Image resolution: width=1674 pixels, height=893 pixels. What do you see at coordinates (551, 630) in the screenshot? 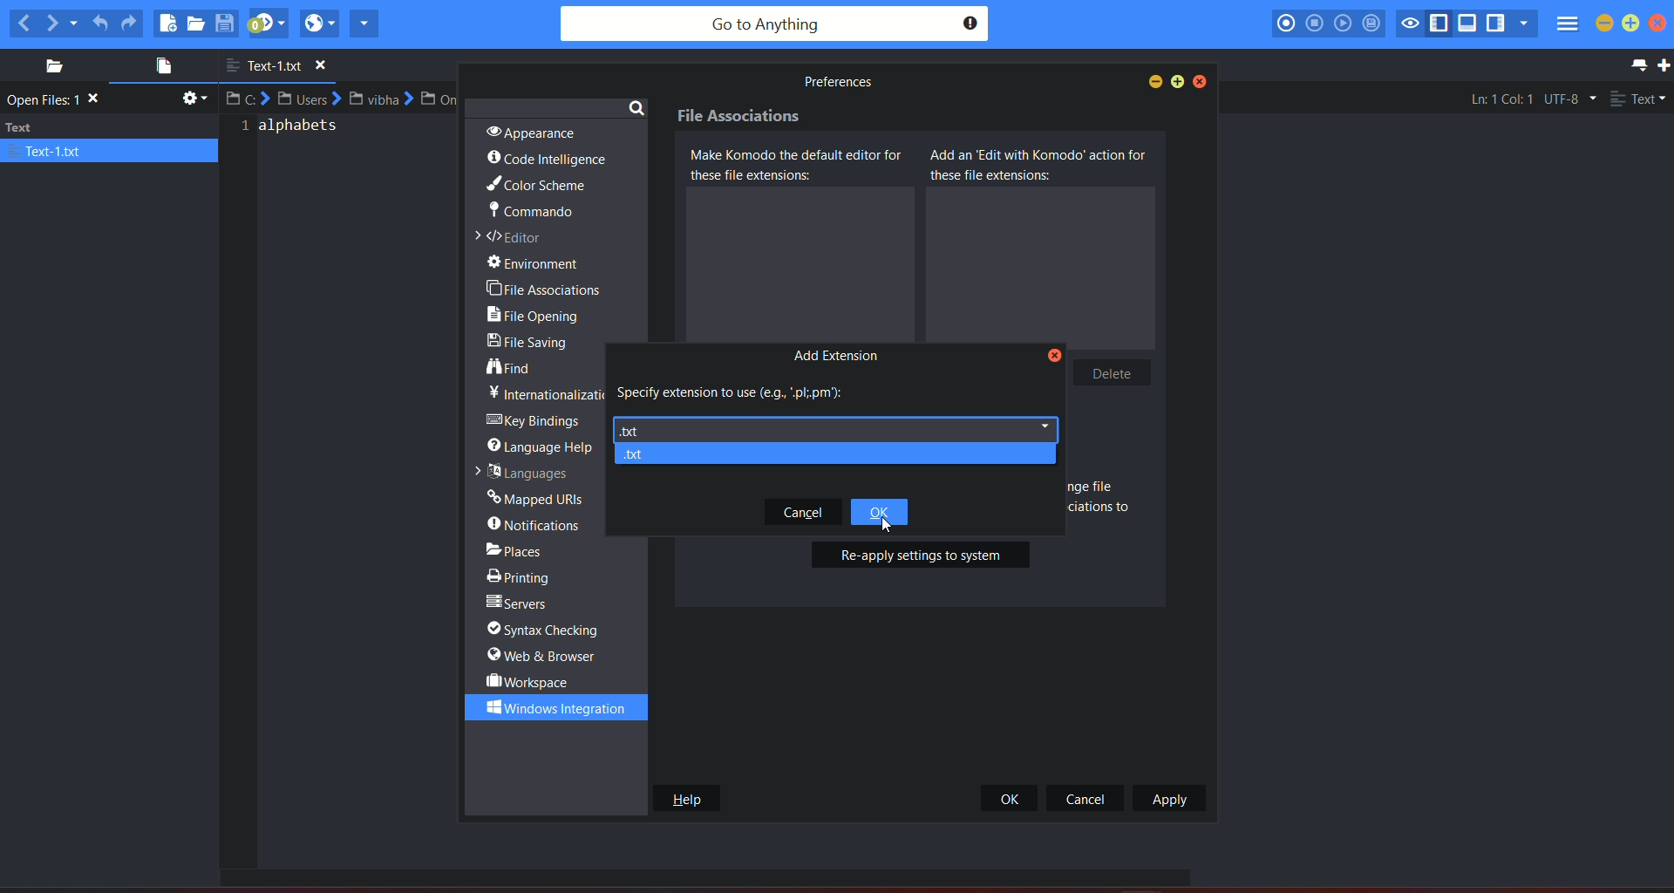
I see `syntax checking` at bounding box center [551, 630].